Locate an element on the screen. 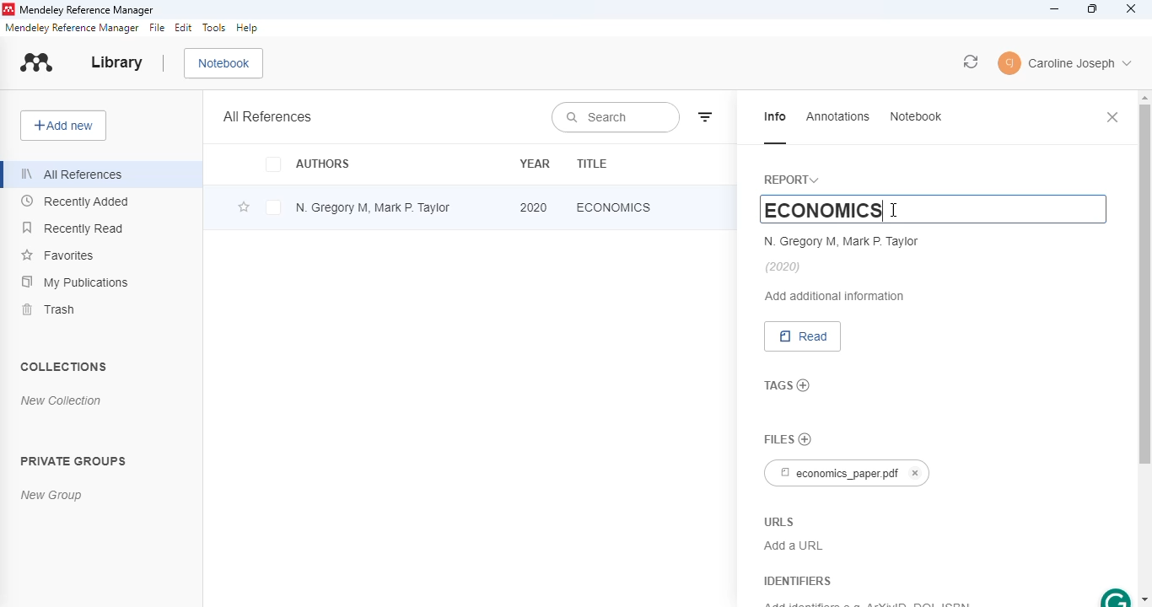 The width and height of the screenshot is (1152, 607). new collection is located at coordinates (62, 400).